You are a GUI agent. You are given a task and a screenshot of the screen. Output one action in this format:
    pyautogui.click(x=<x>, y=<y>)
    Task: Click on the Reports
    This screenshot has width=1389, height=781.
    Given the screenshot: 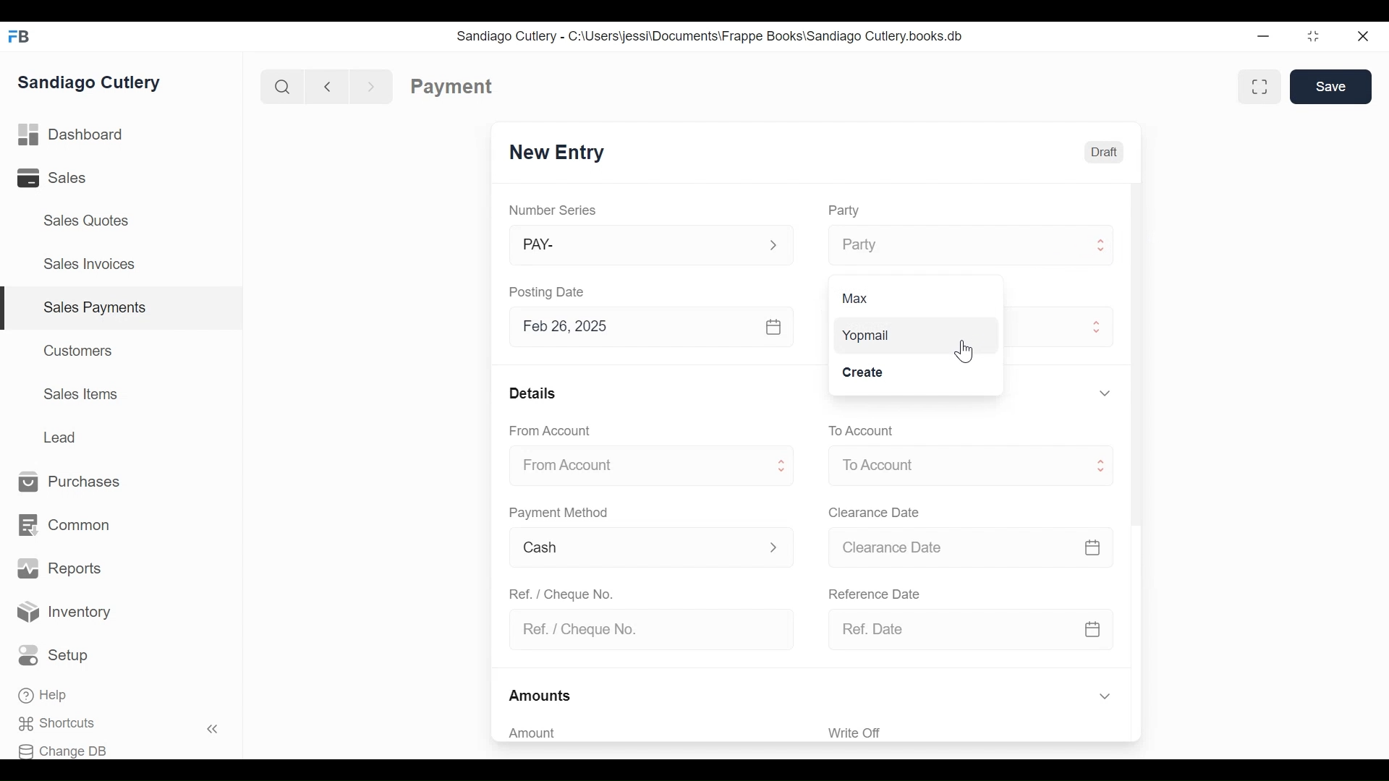 What is the action you would take?
    pyautogui.click(x=59, y=568)
    